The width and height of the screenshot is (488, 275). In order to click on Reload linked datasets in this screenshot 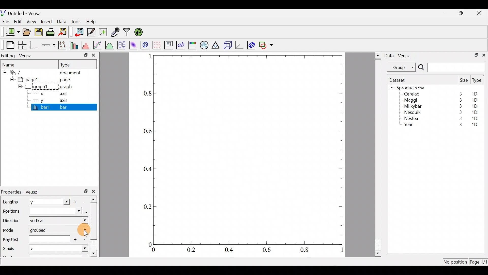, I will do `click(140, 32)`.